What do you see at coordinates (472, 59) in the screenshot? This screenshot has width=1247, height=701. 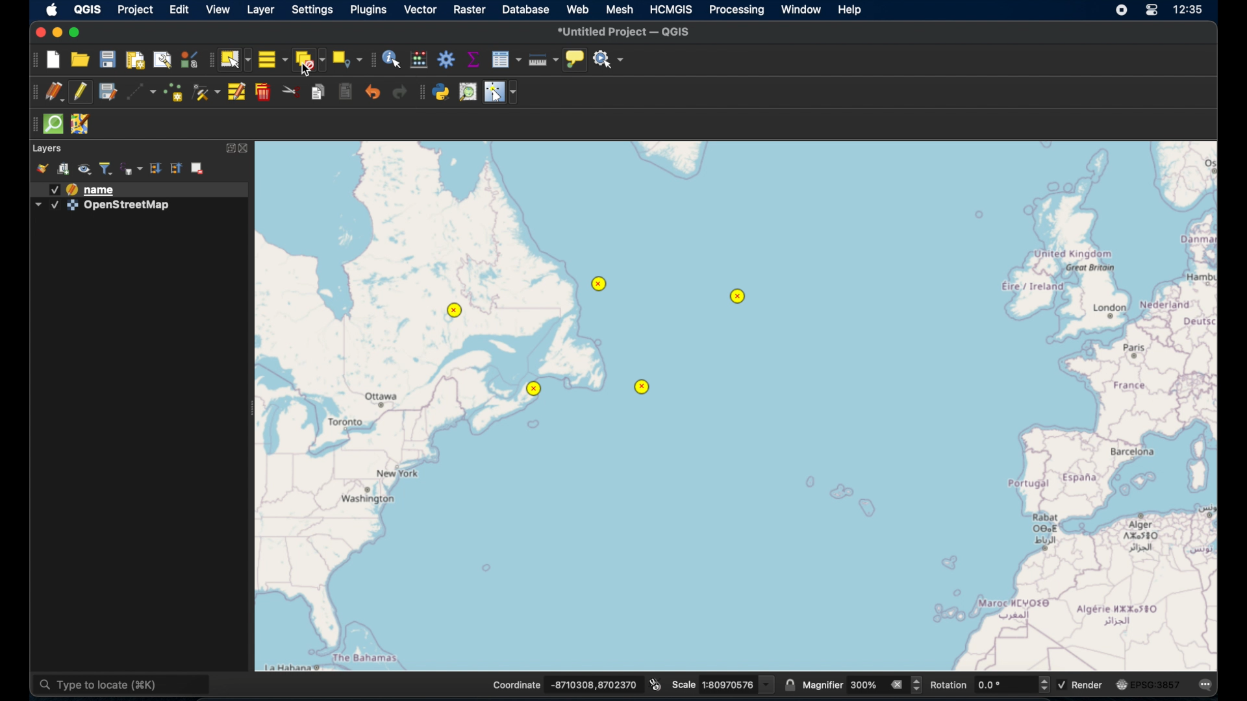 I see `show statistical summary` at bounding box center [472, 59].